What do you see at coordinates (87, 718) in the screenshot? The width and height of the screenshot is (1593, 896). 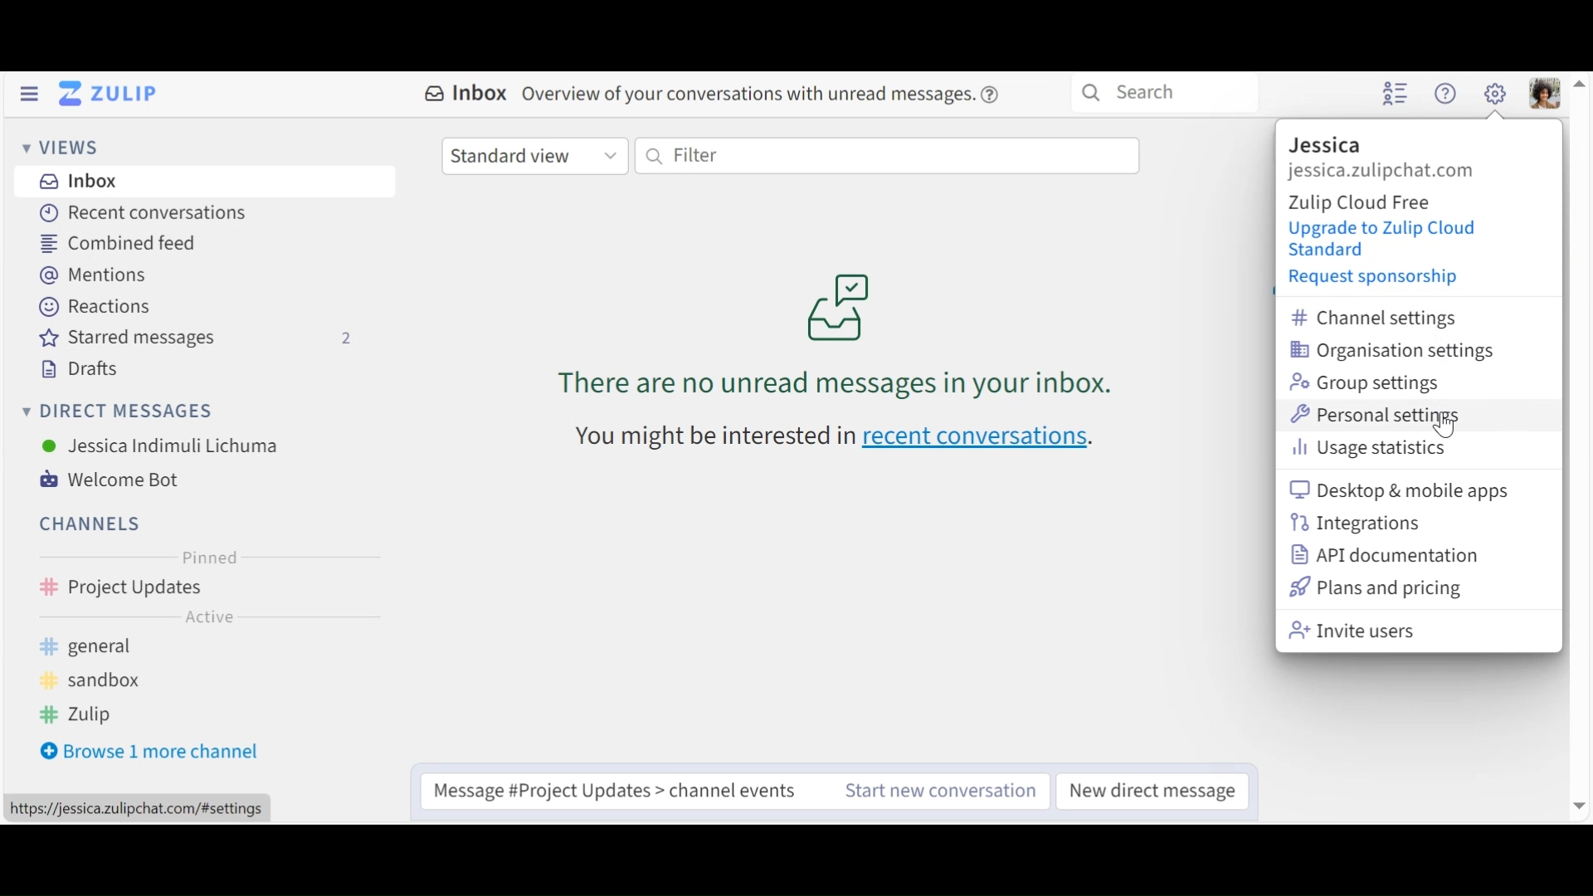 I see `zulip` at bounding box center [87, 718].